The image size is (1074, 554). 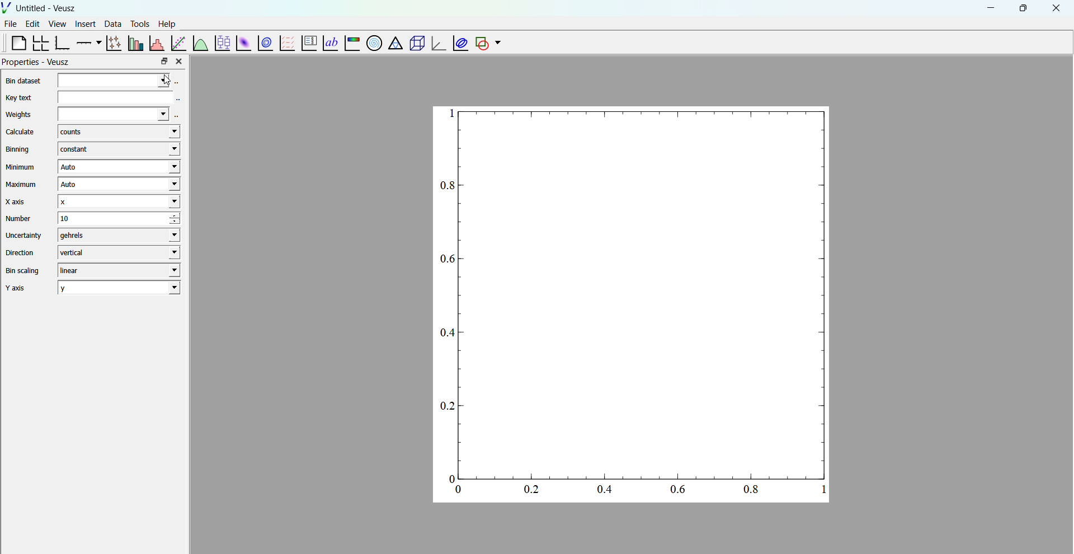 I want to click on plot covariance ellipses, so click(x=459, y=43).